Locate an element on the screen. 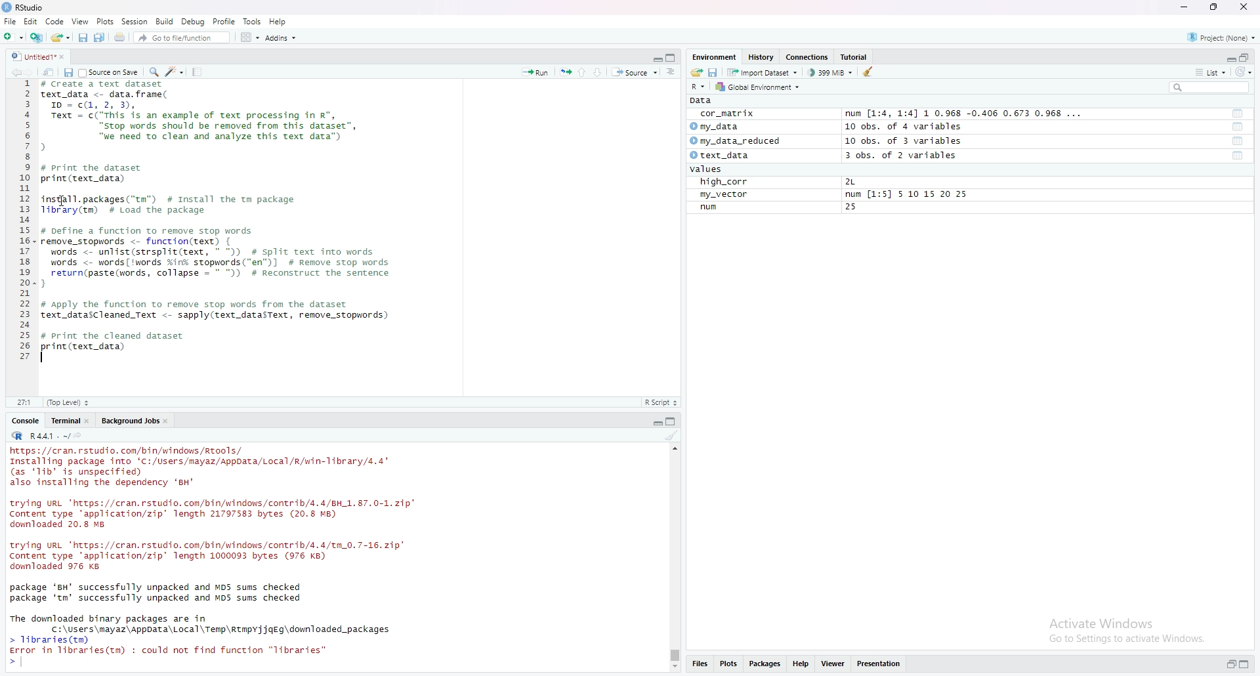  activate windows go to settings to activate windows is located at coordinates (1121, 629).